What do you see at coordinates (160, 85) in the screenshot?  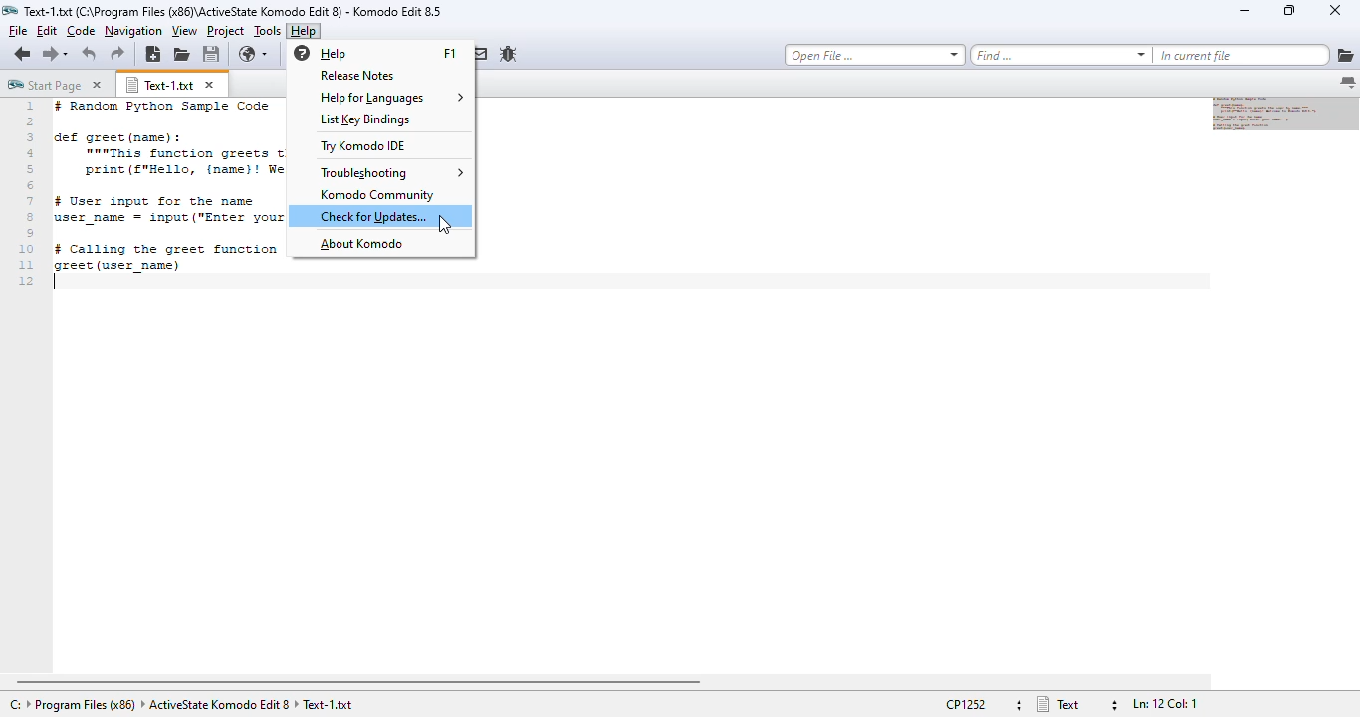 I see `text-1` at bounding box center [160, 85].